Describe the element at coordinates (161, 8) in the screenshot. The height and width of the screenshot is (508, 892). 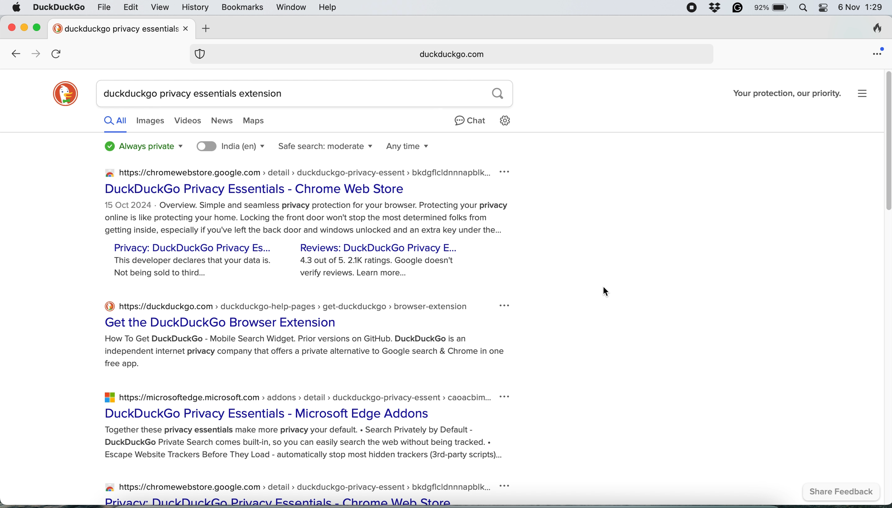
I see `view` at that location.